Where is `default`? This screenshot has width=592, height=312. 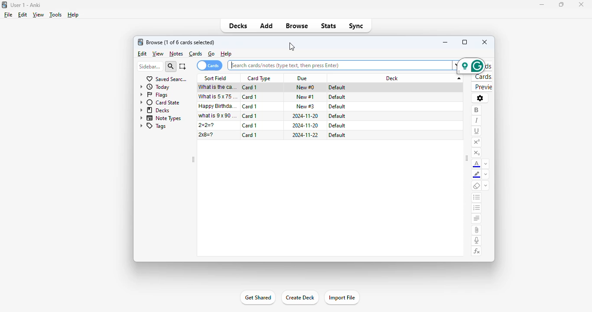
default is located at coordinates (337, 135).